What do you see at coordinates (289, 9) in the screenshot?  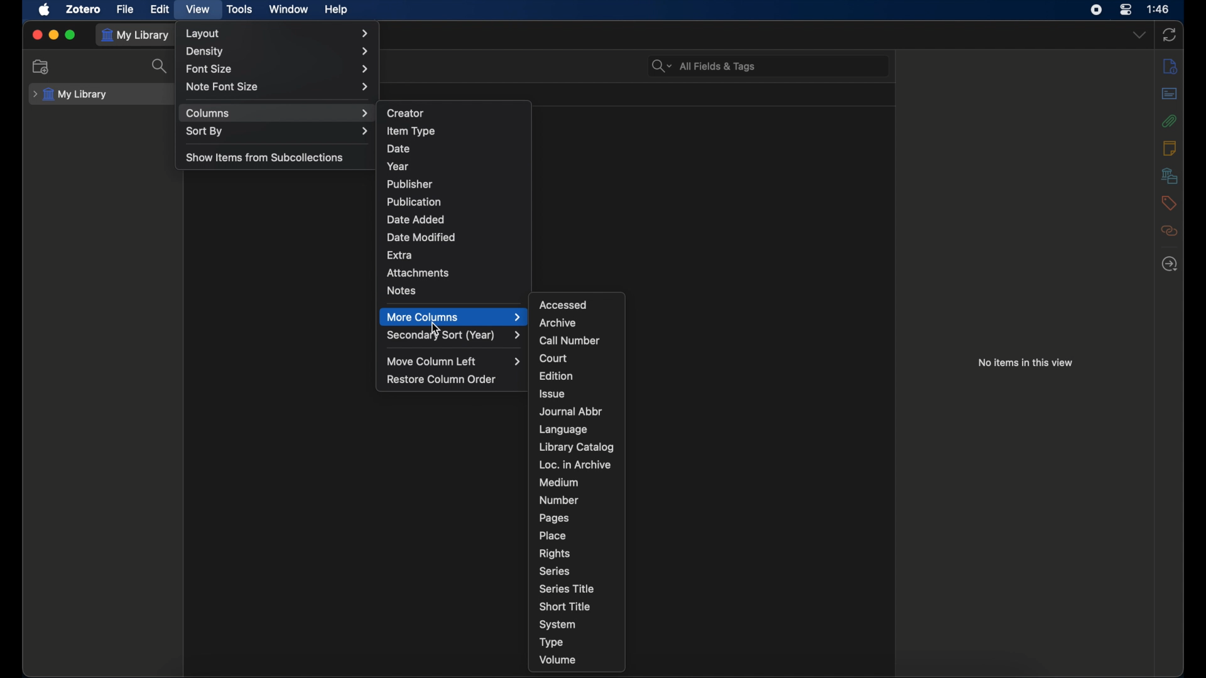 I see `window` at bounding box center [289, 9].